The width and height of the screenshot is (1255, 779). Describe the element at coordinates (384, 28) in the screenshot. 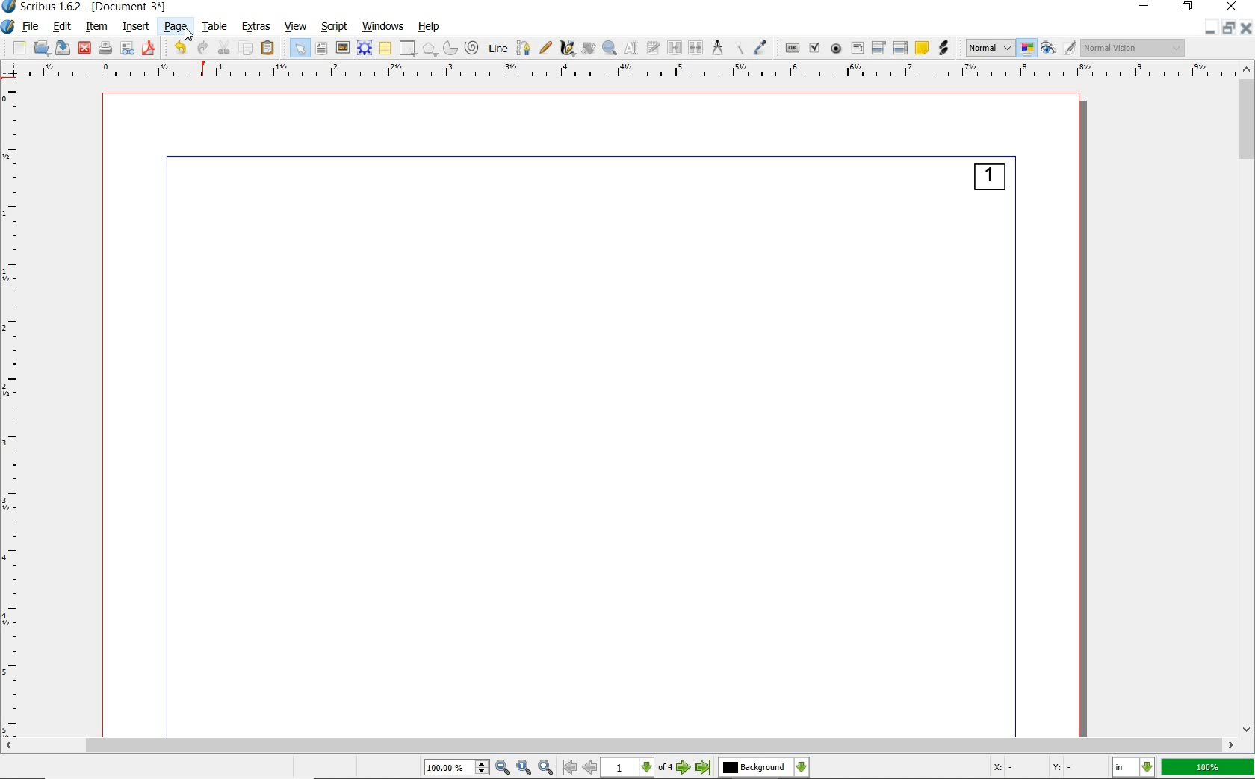

I see `windows` at that location.